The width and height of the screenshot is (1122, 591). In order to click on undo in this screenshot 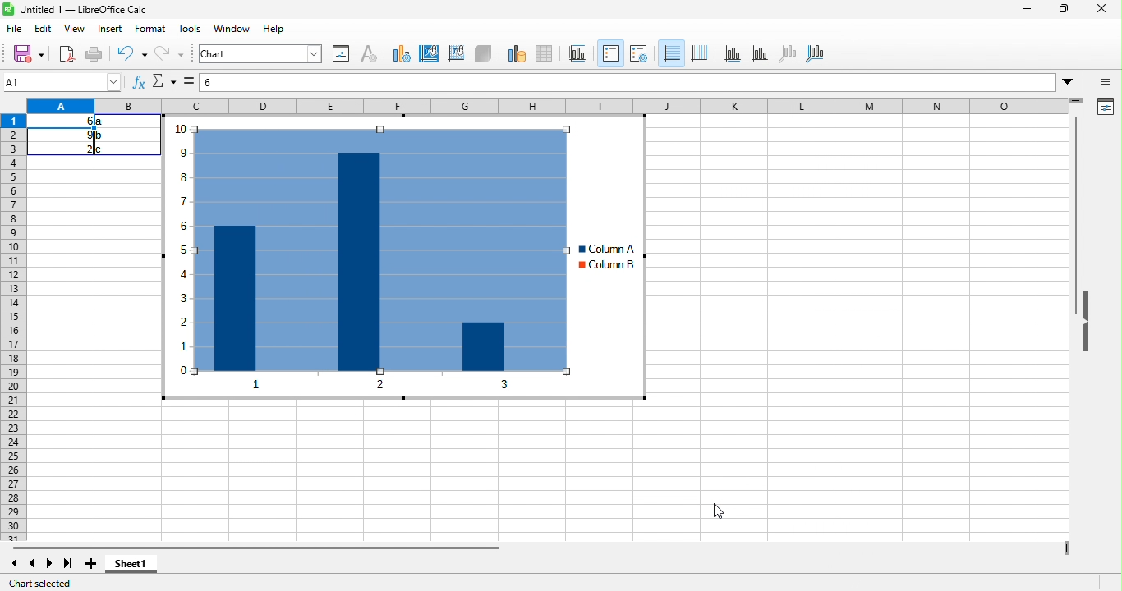, I will do `click(127, 53)`.